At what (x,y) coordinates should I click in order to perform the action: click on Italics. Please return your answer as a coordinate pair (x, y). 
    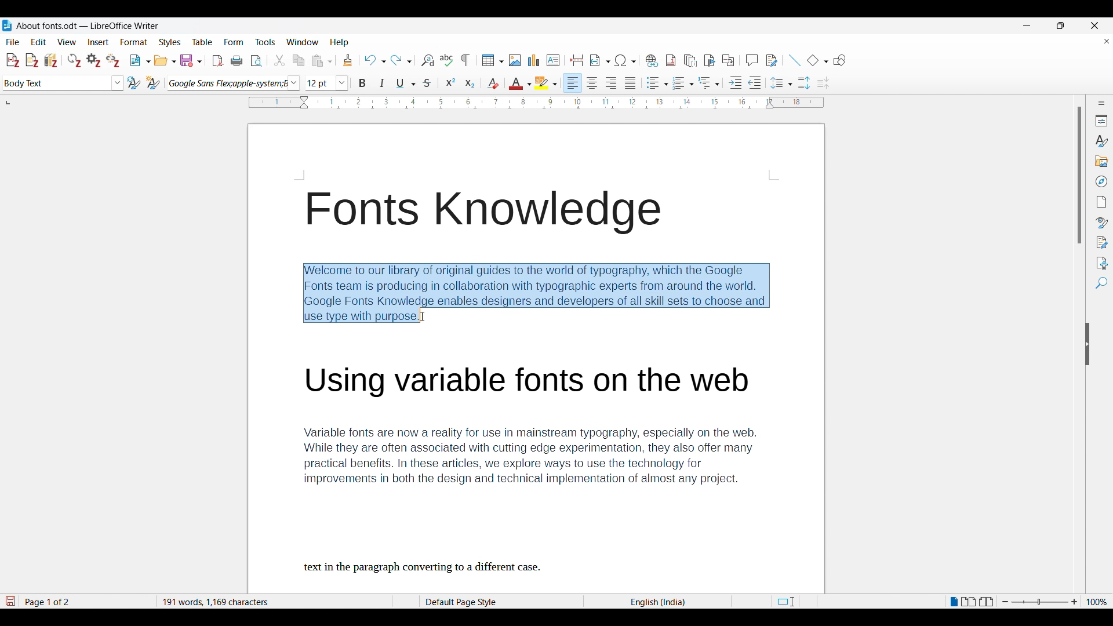
    Looking at the image, I should click on (382, 83).